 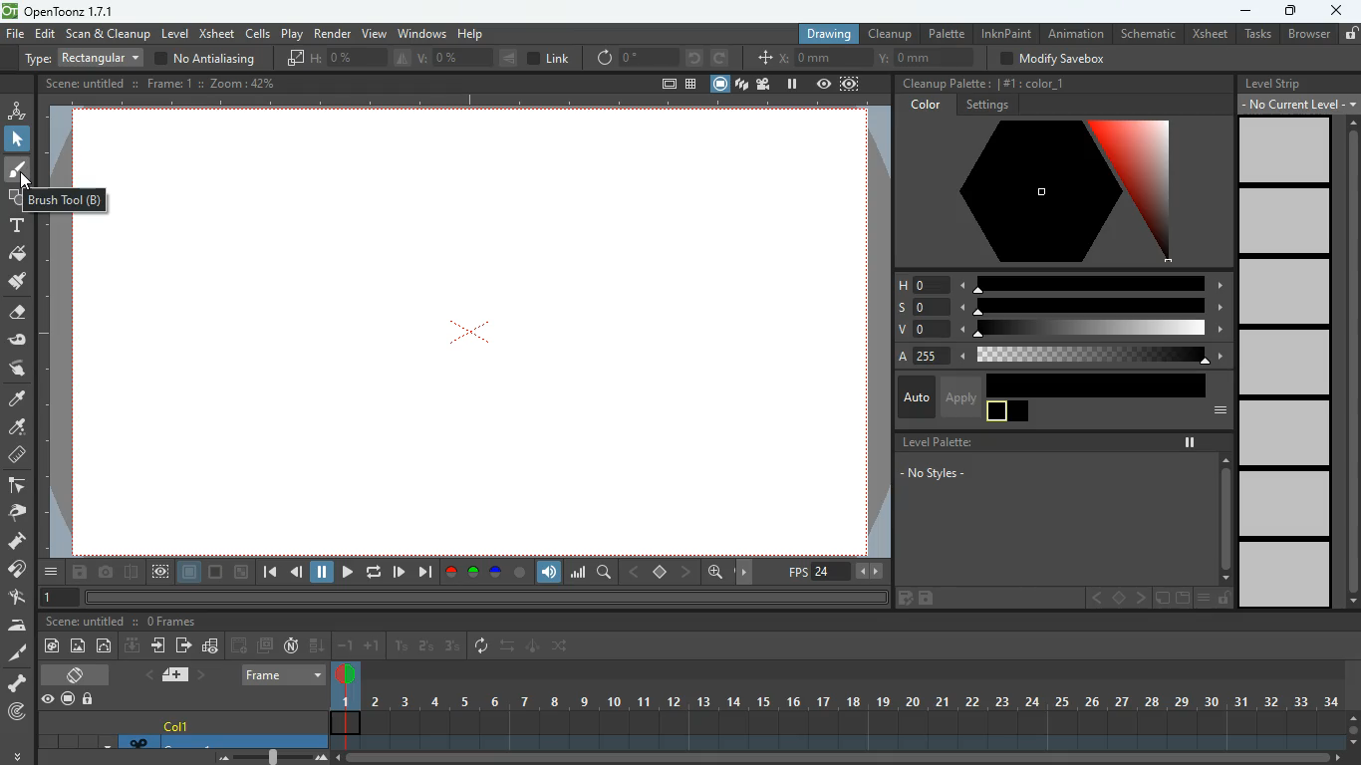 What do you see at coordinates (62, 12) in the screenshot?
I see `opentoonz` at bounding box center [62, 12].